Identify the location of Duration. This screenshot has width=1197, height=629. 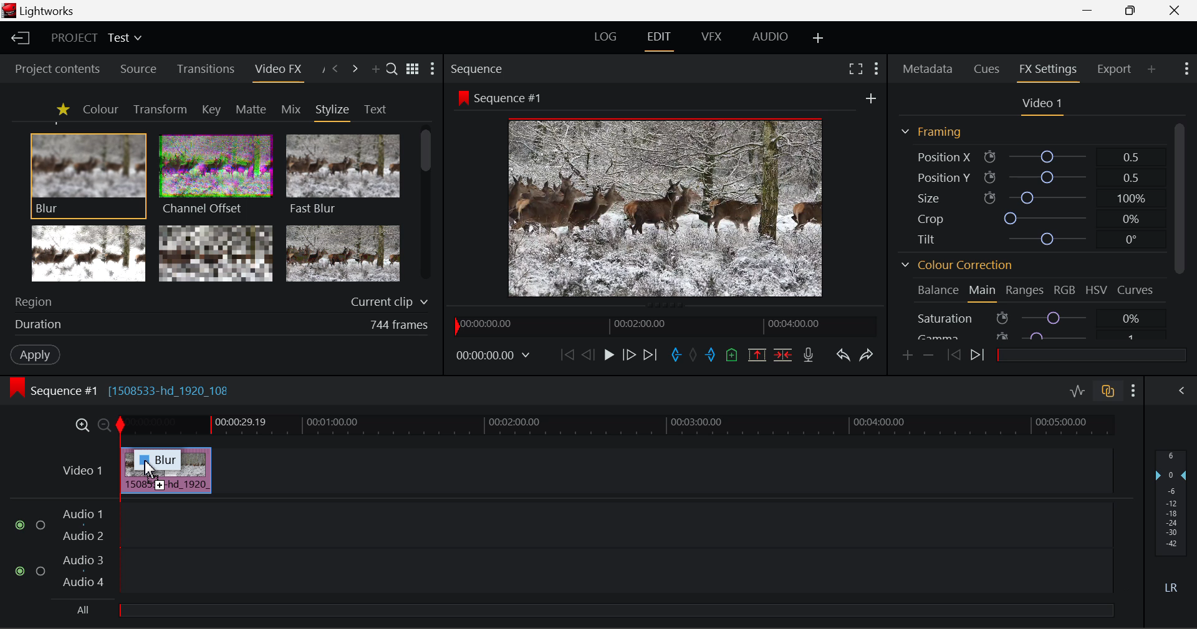
(218, 326).